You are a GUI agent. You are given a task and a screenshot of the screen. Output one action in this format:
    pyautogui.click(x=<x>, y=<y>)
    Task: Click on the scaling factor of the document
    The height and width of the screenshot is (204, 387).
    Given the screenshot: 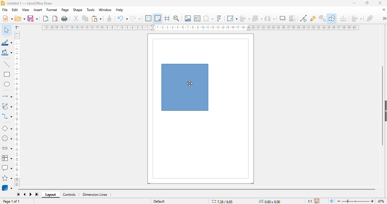 What is the action you would take?
    pyautogui.click(x=310, y=201)
    